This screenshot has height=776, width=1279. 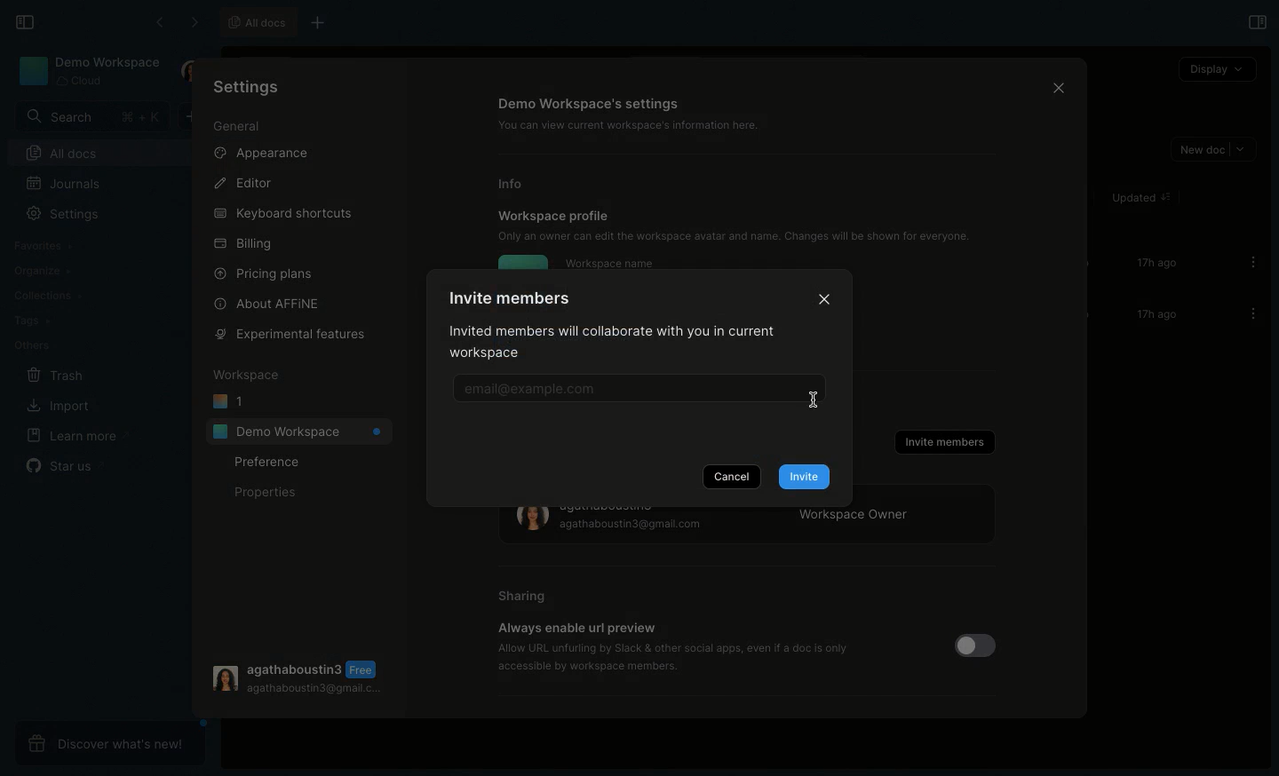 I want to click on Demo workspace, so click(x=298, y=431).